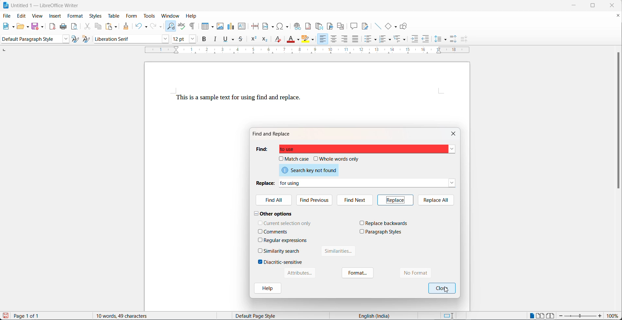 The image size is (622, 320). What do you see at coordinates (260, 316) in the screenshot?
I see `Default page style` at bounding box center [260, 316].